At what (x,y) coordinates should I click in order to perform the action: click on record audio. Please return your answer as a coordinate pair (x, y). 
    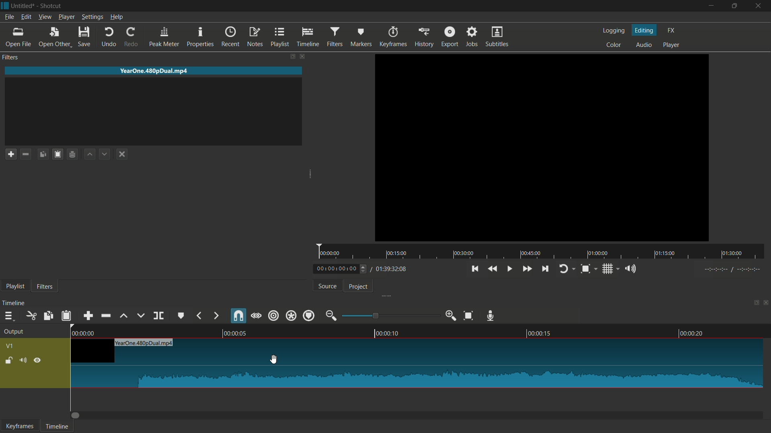
    Looking at the image, I should click on (491, 315).